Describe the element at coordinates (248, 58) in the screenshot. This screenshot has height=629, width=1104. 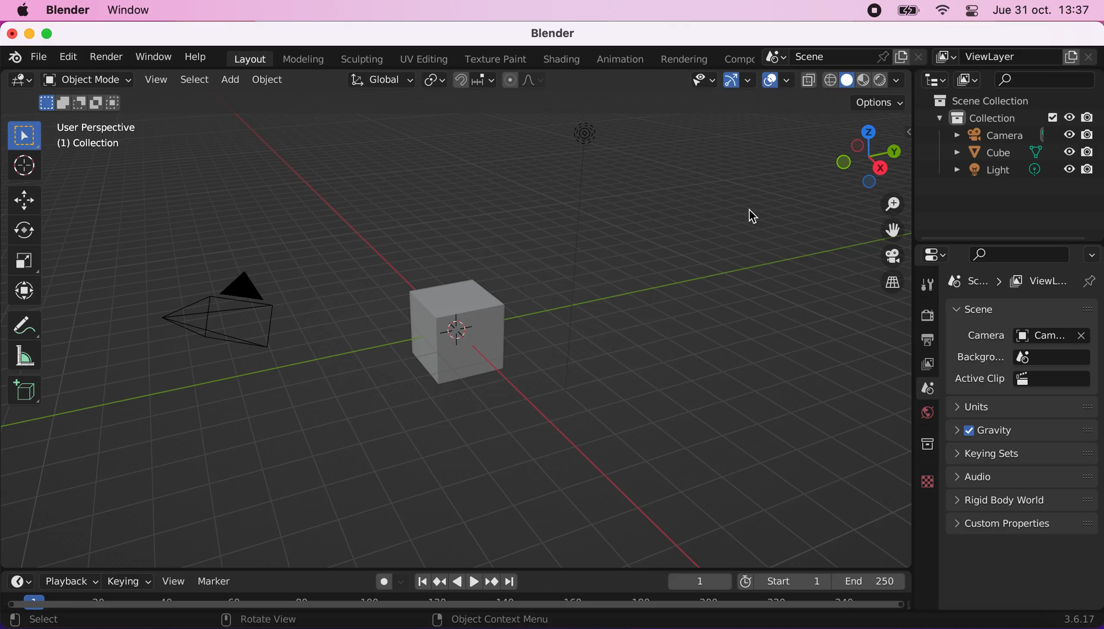
I see `layout` at that location.